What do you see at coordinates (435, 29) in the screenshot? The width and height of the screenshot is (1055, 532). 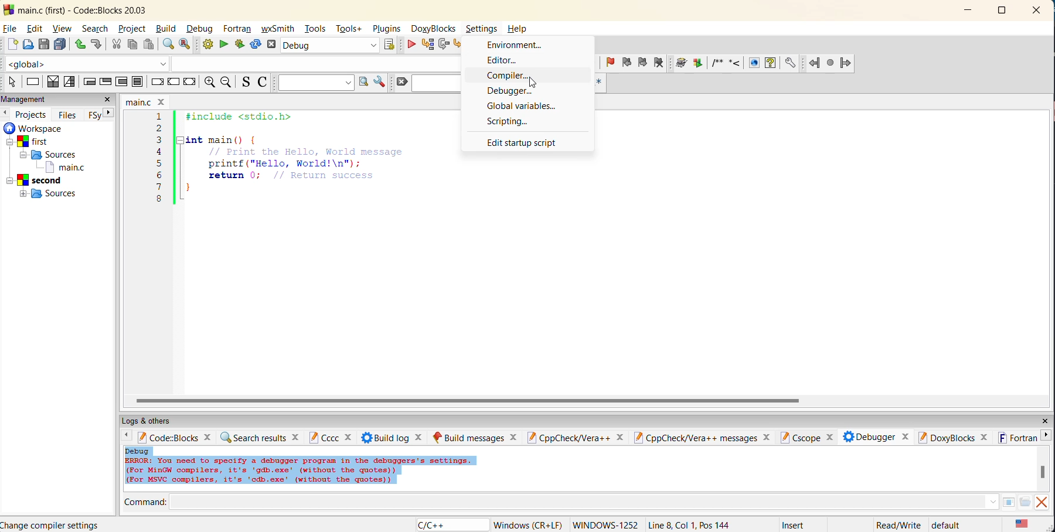 I see `doxyblocks` at bounding box center [435, 29].